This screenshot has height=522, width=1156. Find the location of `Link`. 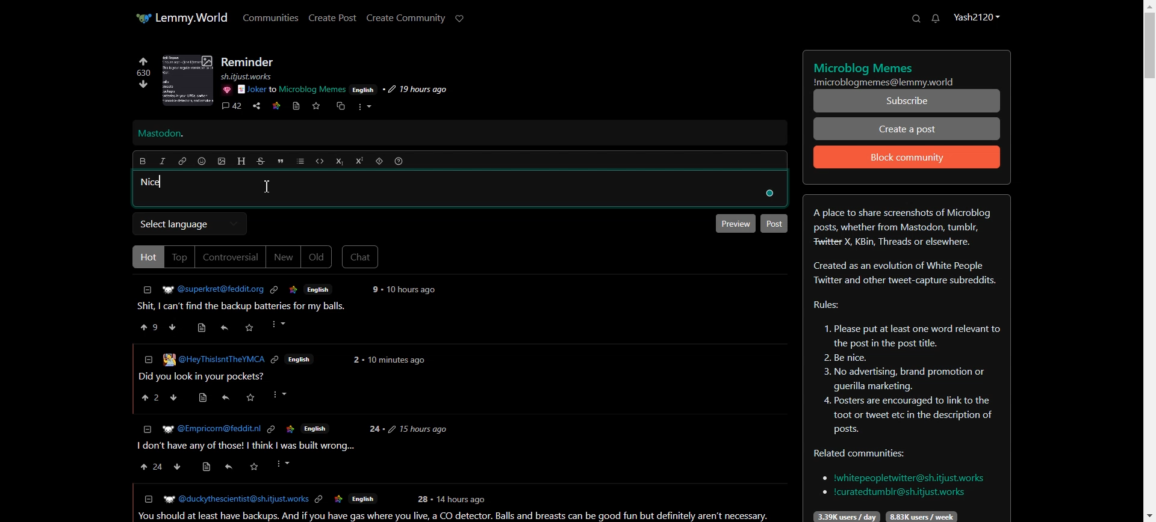

Link is located at coordinates (274, 290).